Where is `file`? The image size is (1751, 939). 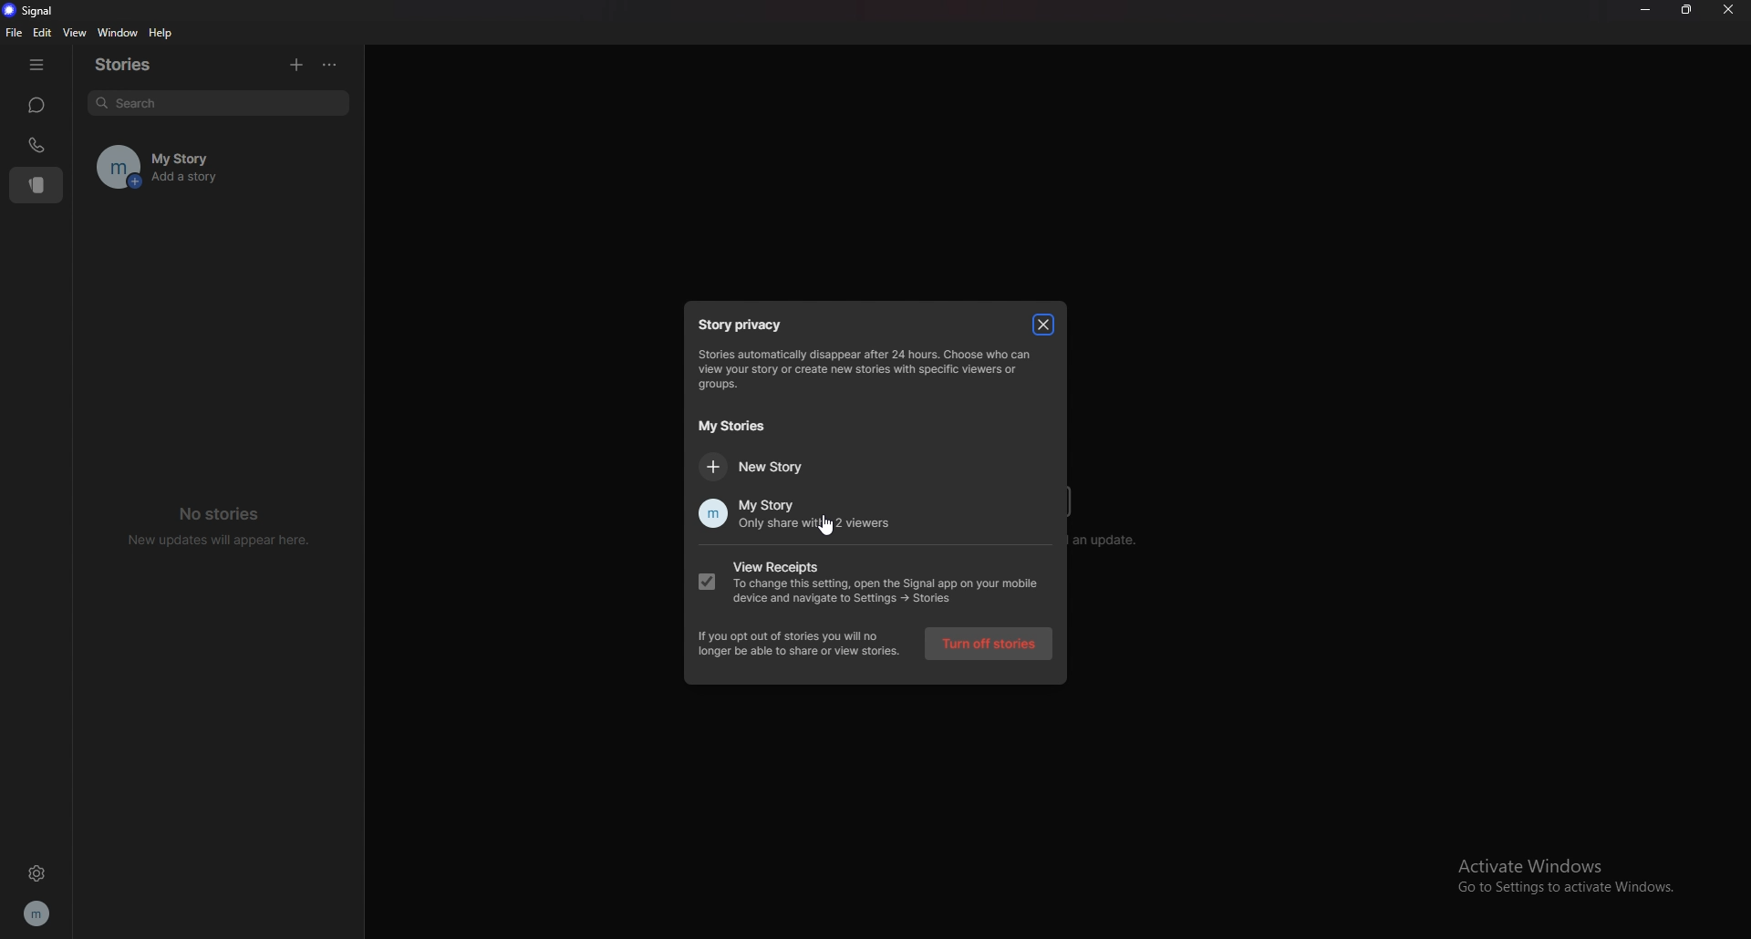
file is located at coordinates (13, 32).